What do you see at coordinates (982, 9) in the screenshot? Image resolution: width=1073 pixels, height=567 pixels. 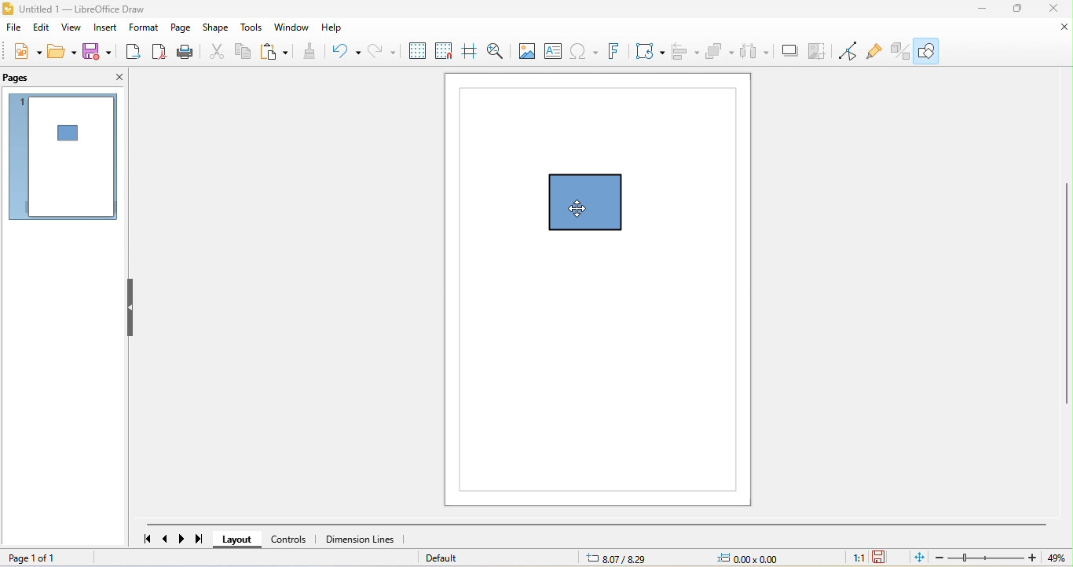 I see `minimize` at bounding box center [982, 9].